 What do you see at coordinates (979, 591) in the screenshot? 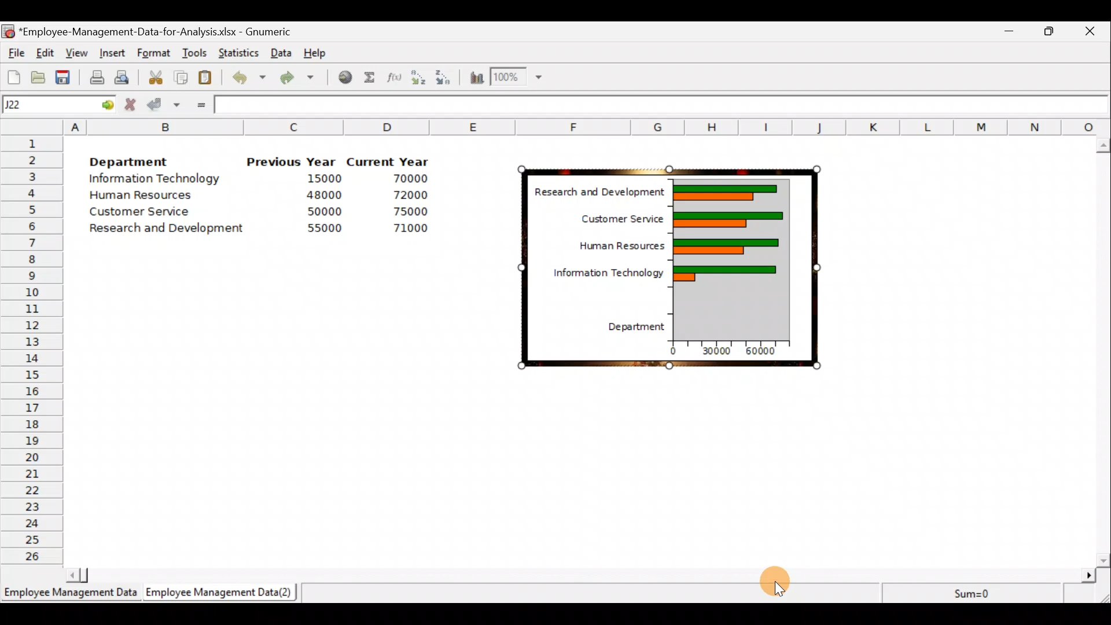
I see `Sum=0` at bounding box center [979, 591].